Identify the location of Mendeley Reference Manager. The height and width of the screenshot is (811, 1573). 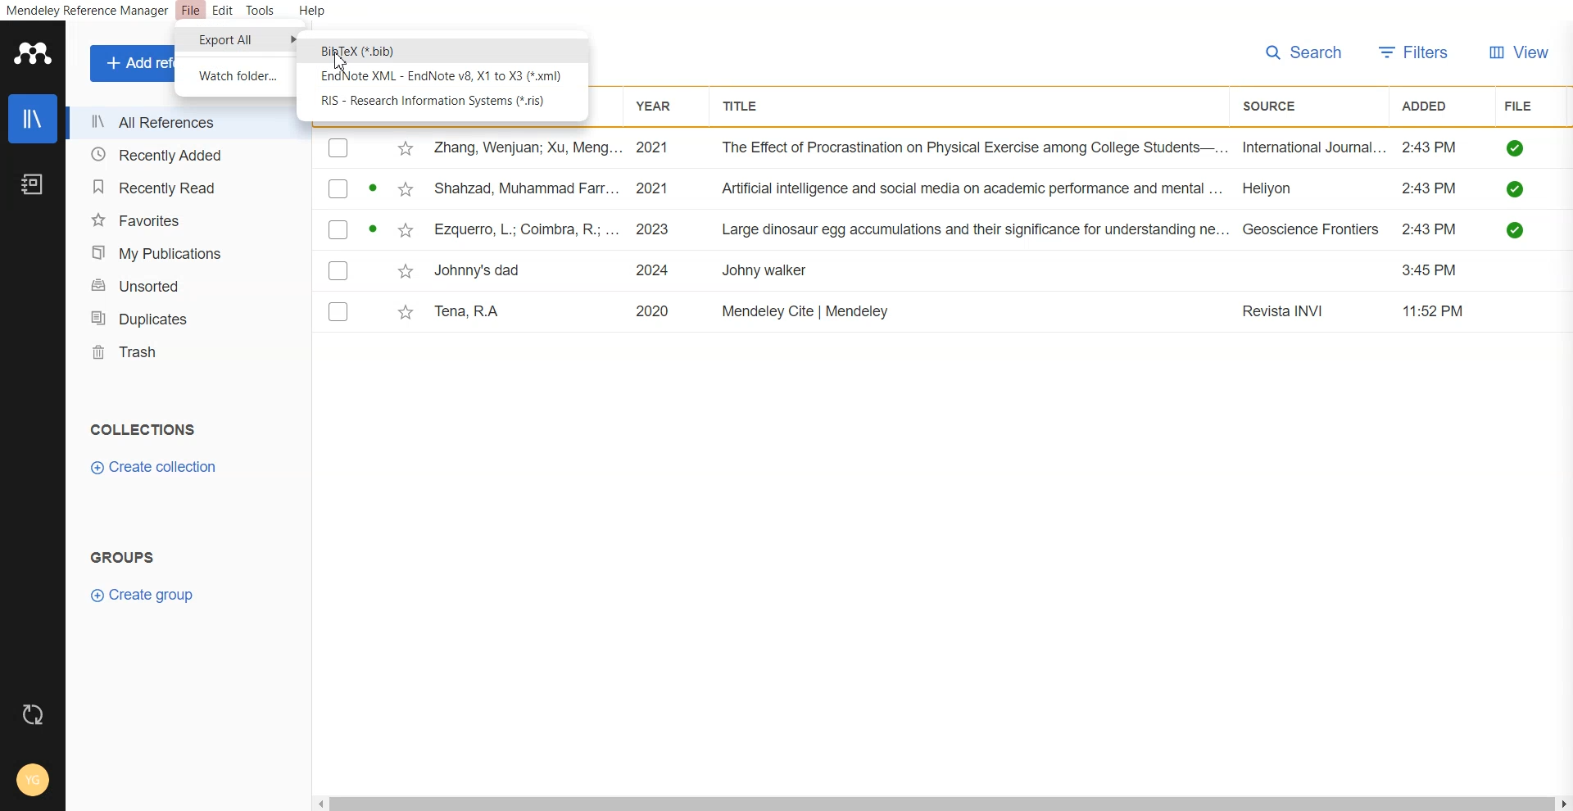
(87, 11).